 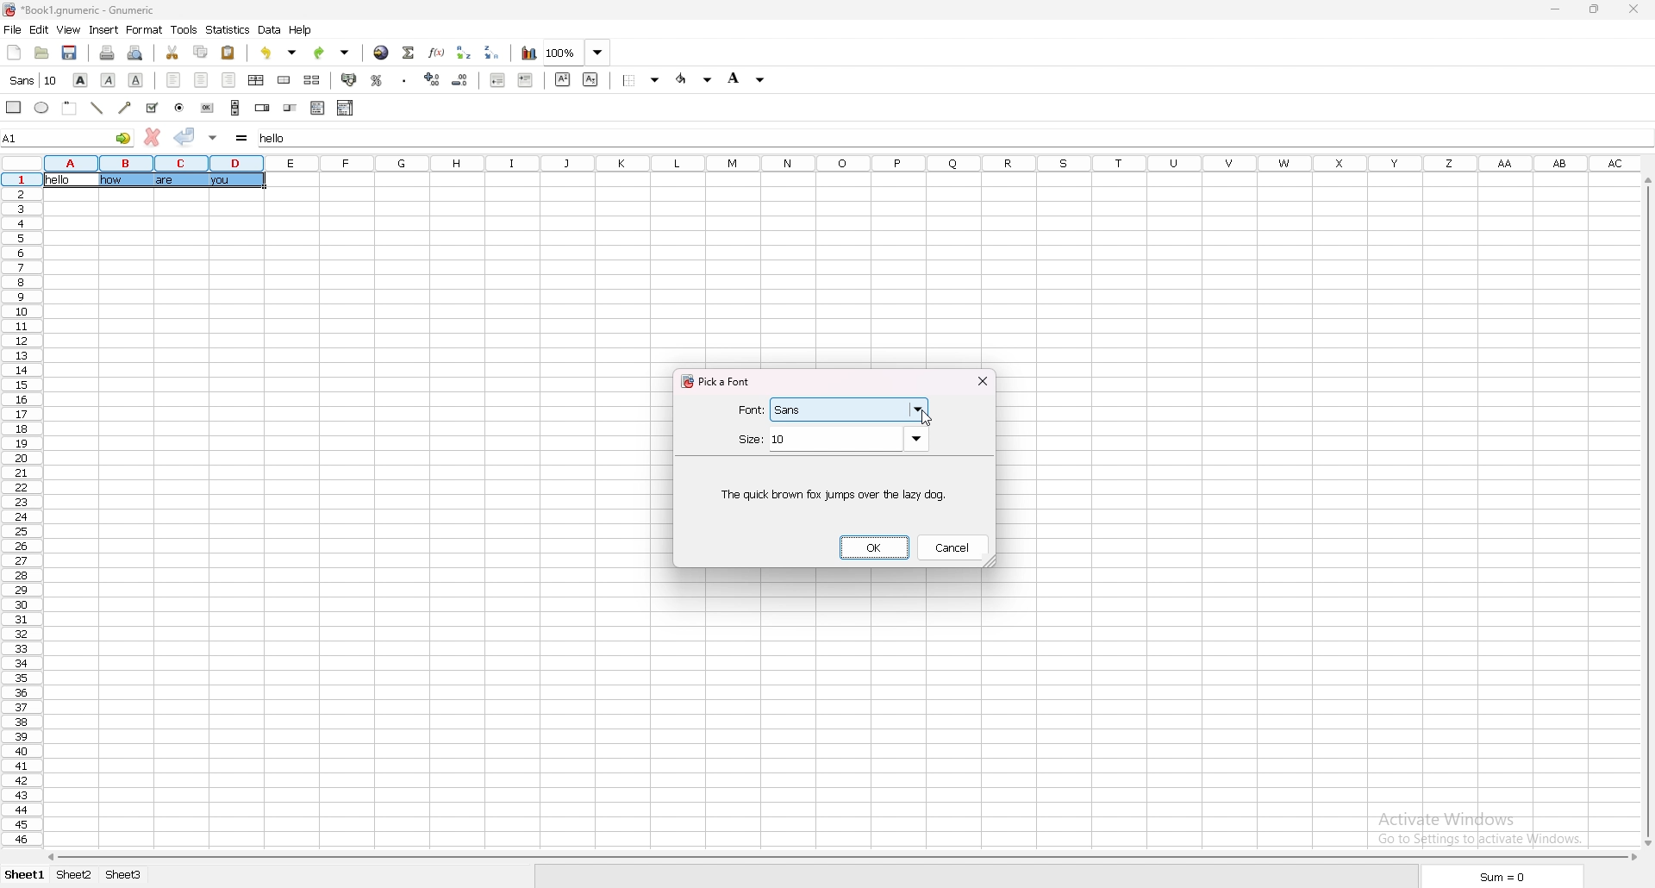 What do you see at coordinates (280, 138) in the screenshot?
I see `selected cell input` at bounding box center [280, 138].